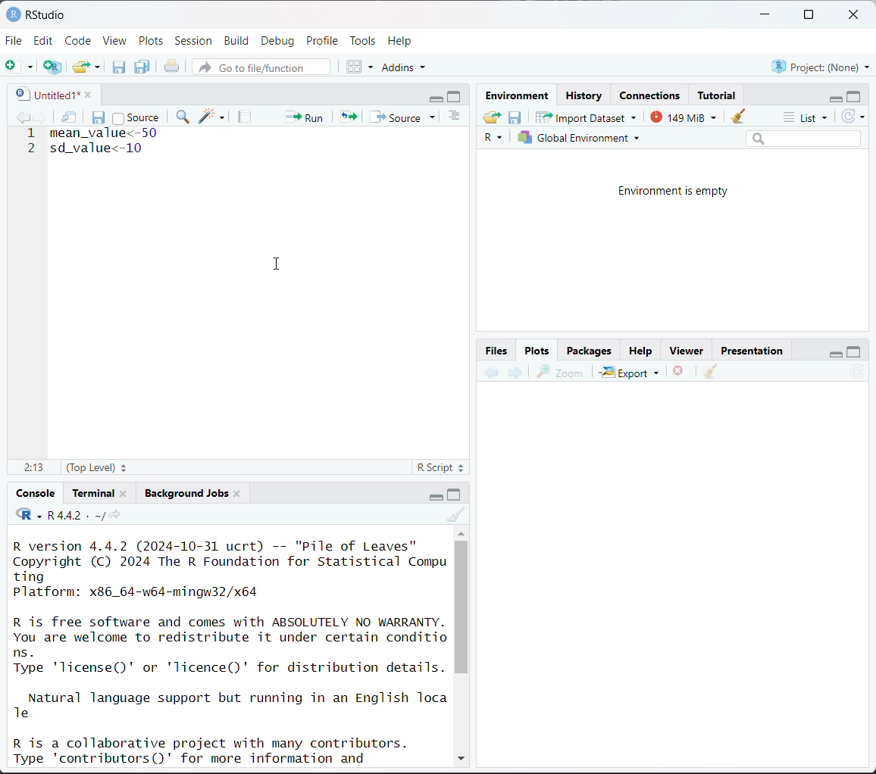 The image size is (876, 774). I want to click on addins, so click(406, 67).